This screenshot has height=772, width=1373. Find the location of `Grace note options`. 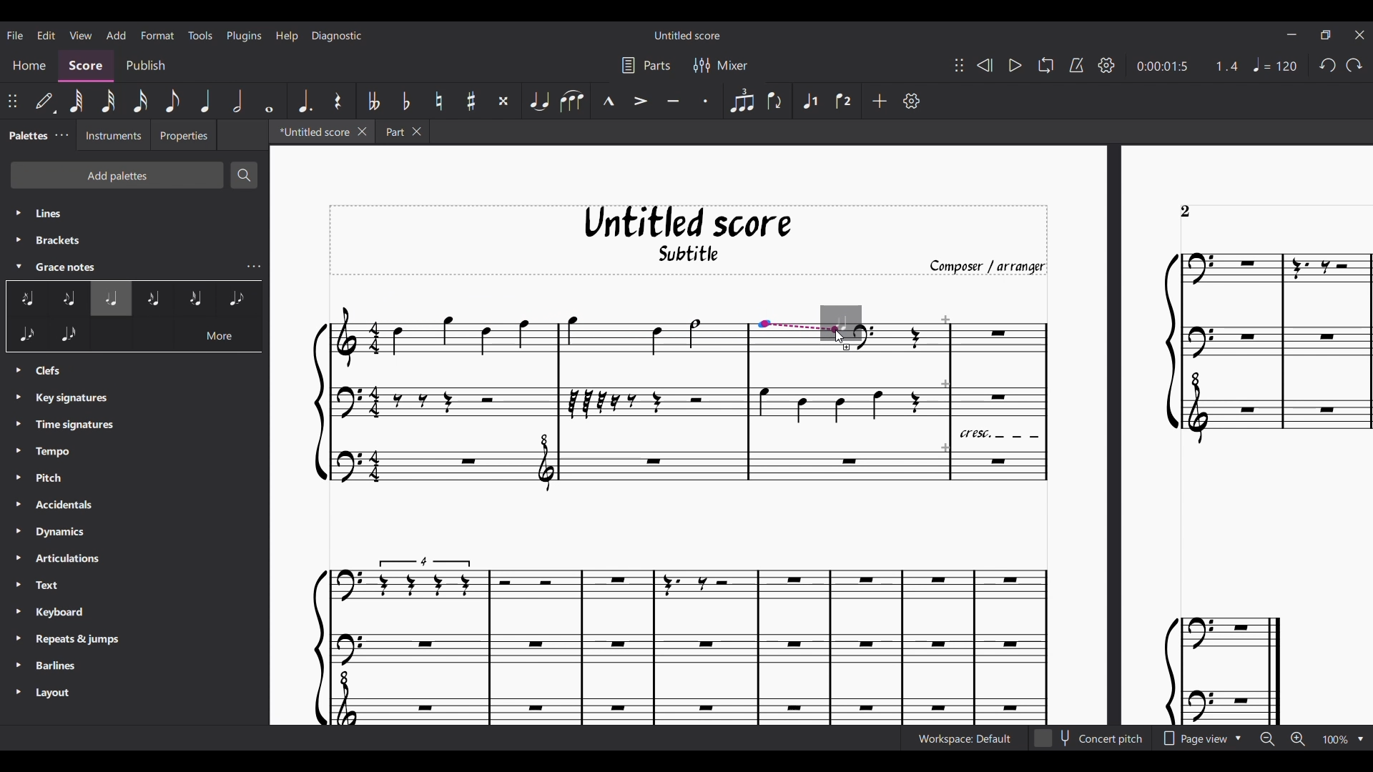

Grace note options is located at coordinates (135, 338).